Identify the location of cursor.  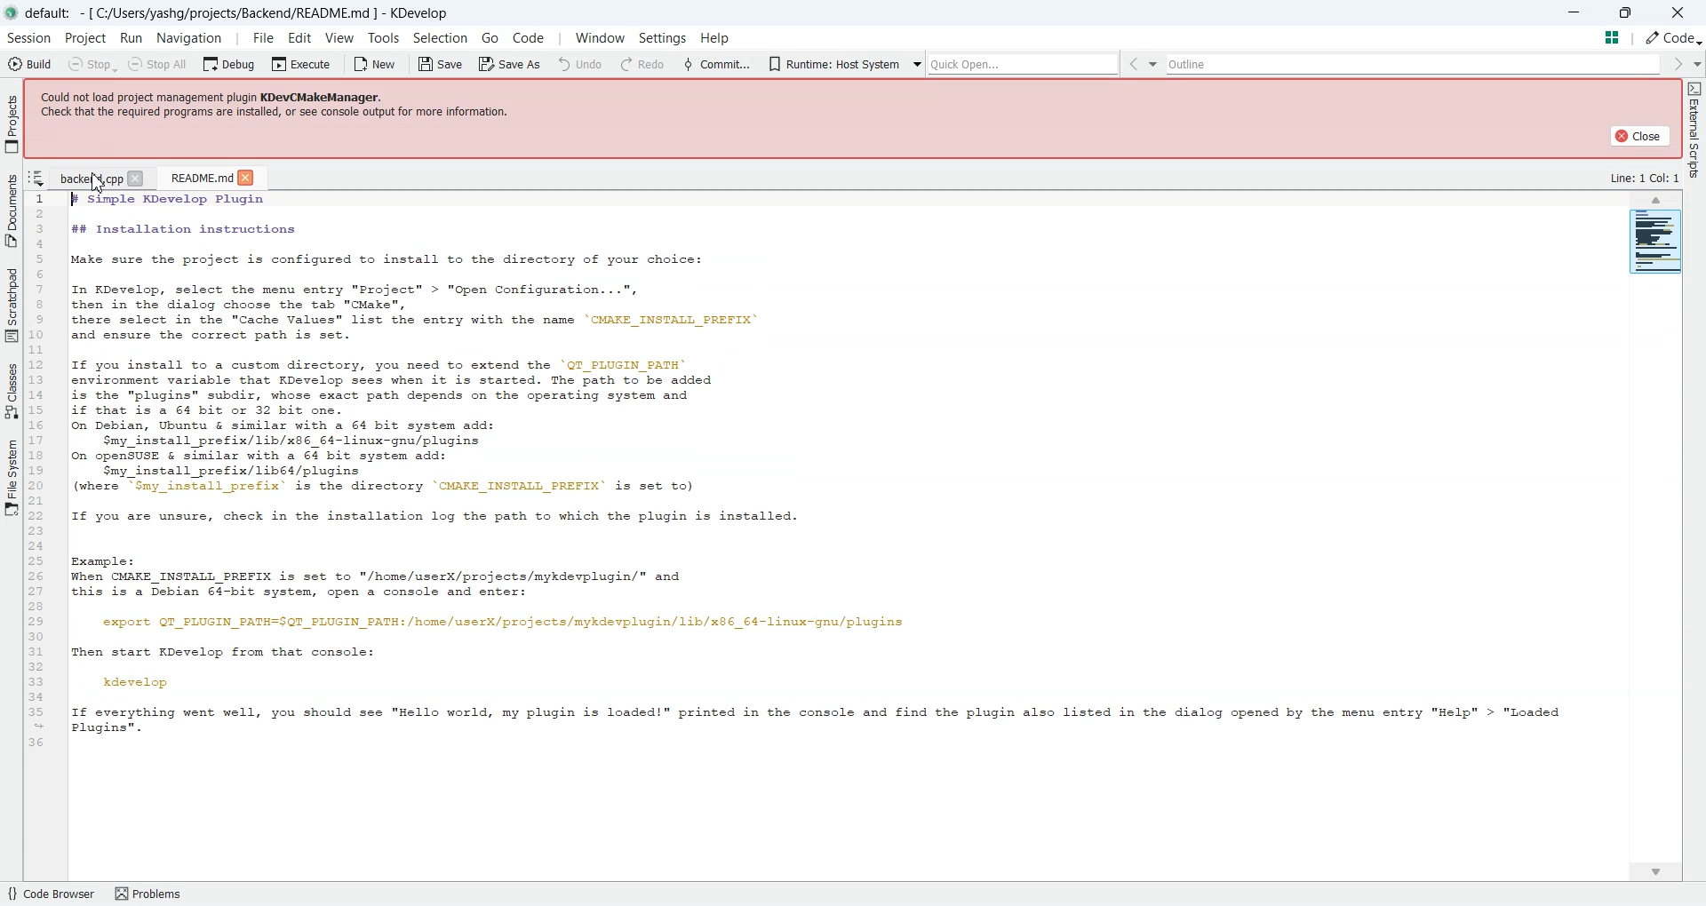
(100, 183).